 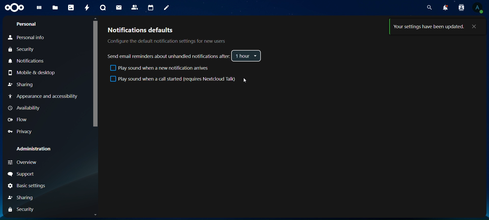 I want to click on activity, so click(x=87, y=8).